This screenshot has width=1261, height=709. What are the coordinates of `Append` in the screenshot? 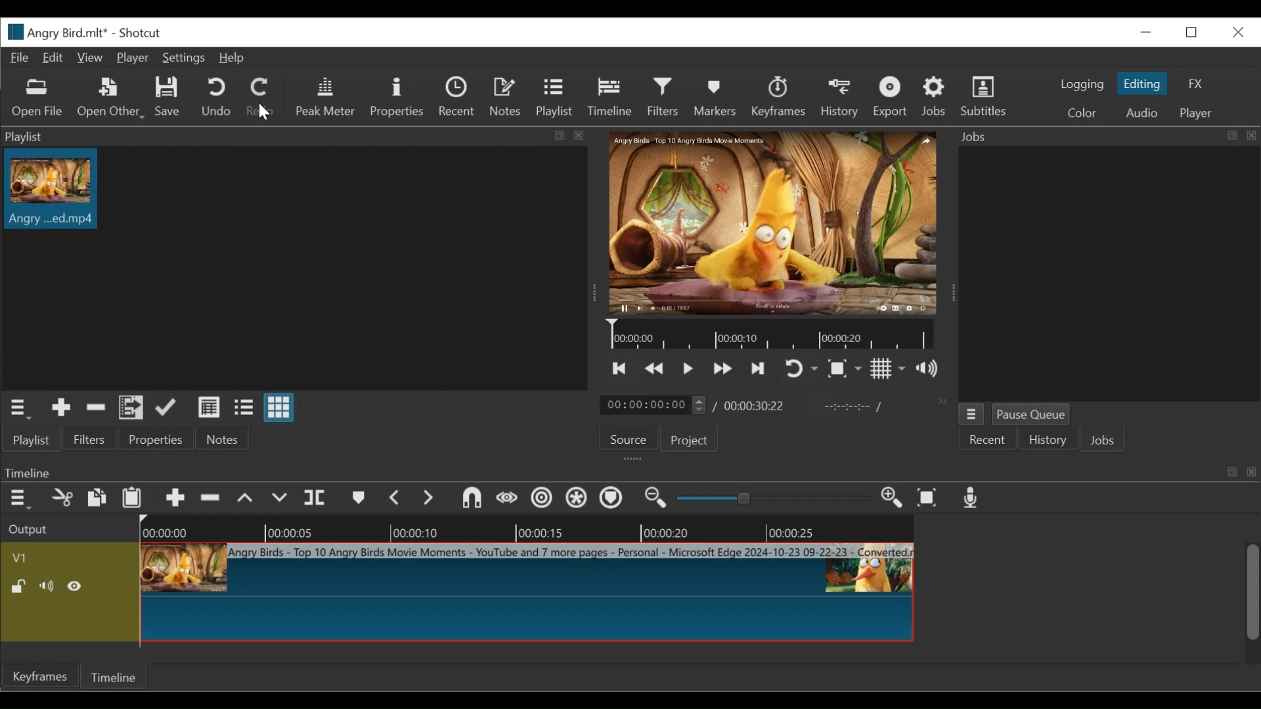 It's located at (174, 500).